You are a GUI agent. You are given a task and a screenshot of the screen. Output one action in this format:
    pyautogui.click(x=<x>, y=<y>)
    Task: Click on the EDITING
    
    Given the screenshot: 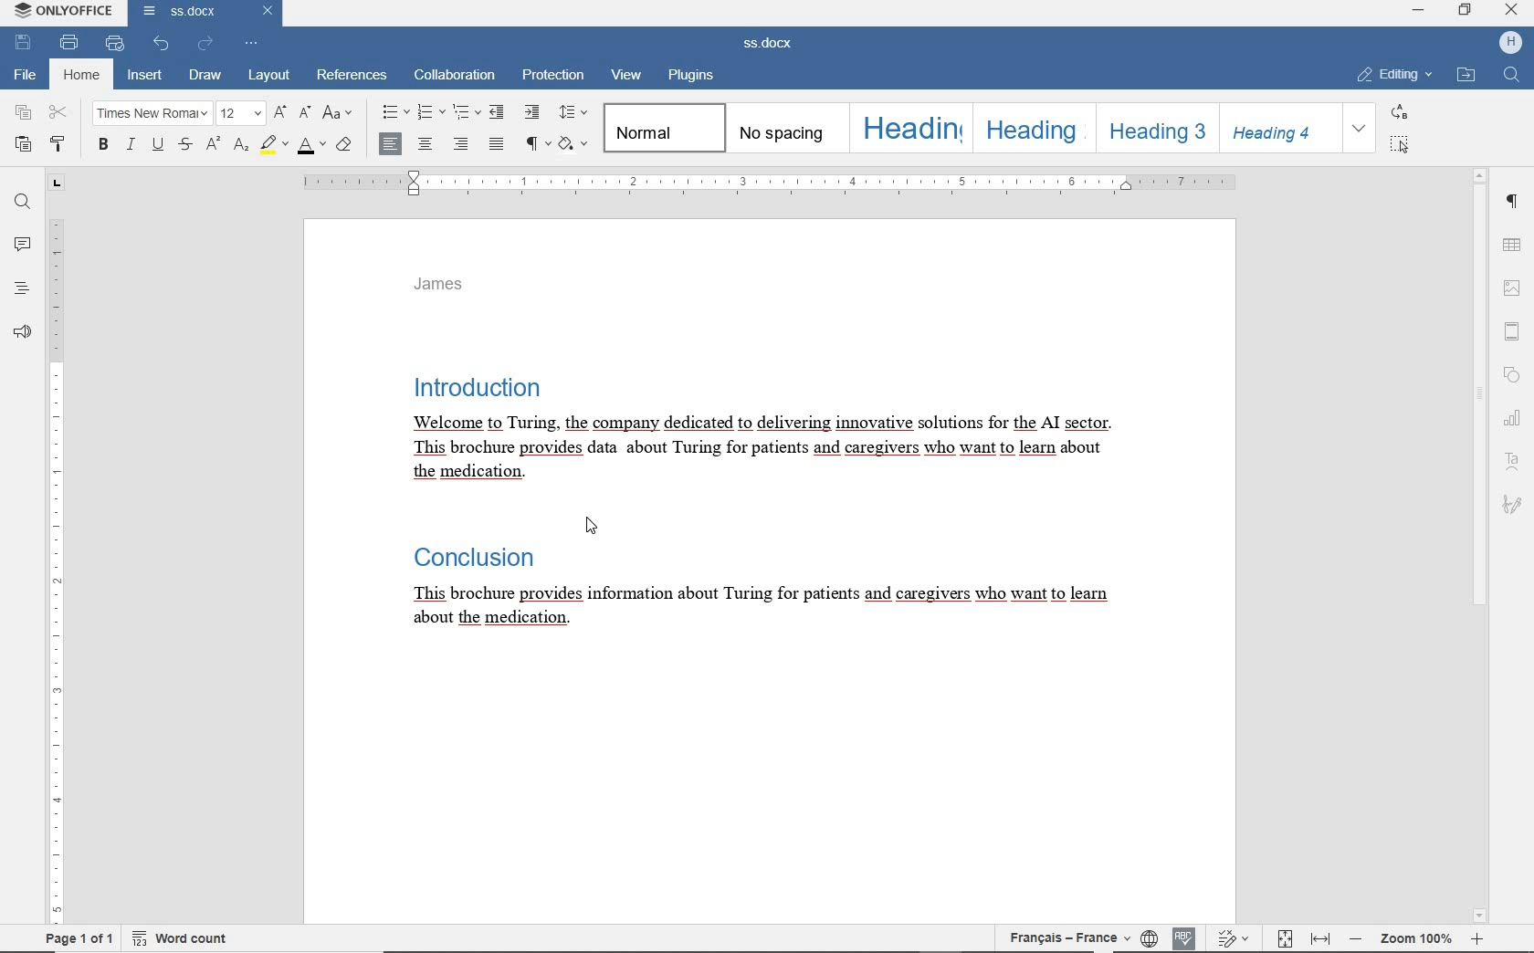 What is the action you would take?
    pyautogui.click(x=1392, y=72)
    